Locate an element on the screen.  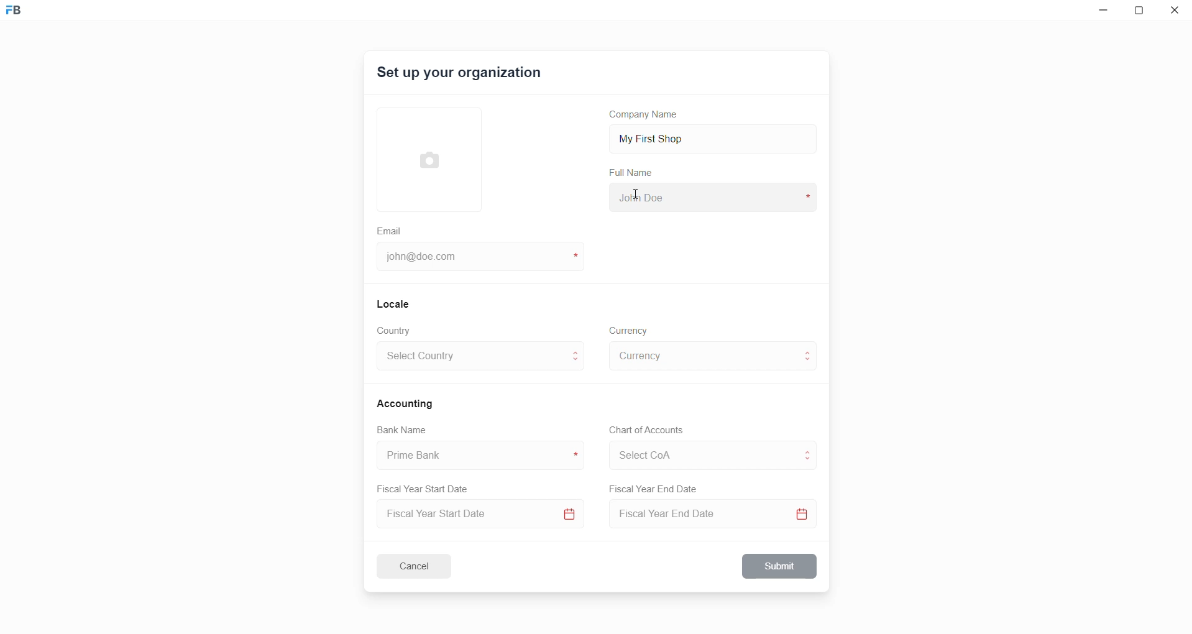
Country is located at coordinates (397, 331).